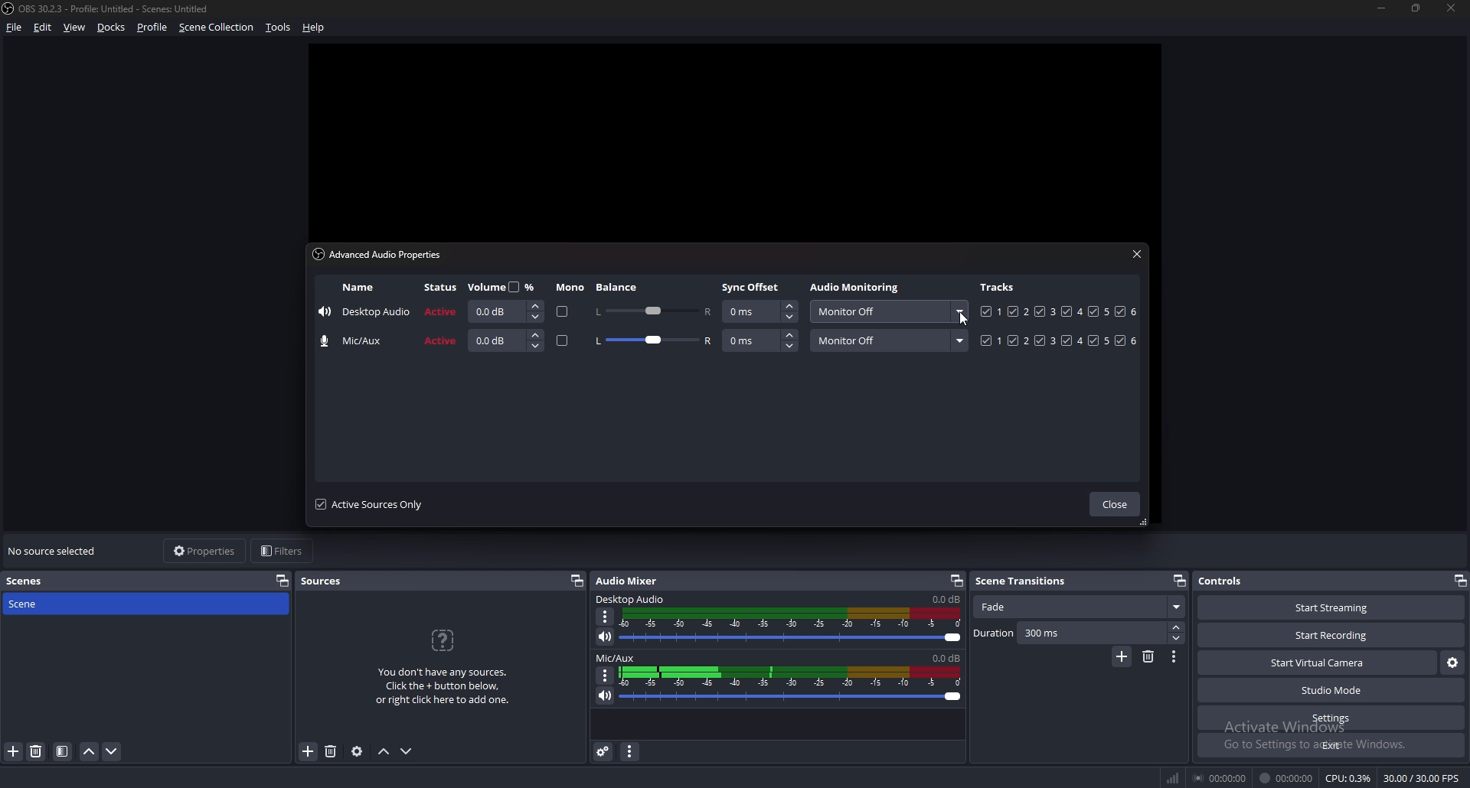 The height and width of the screenshot is (788, 1470). What do you see at coordinates (112, 752) in the screenshot?
I see `move scene down` at bounding box center [112, 752].